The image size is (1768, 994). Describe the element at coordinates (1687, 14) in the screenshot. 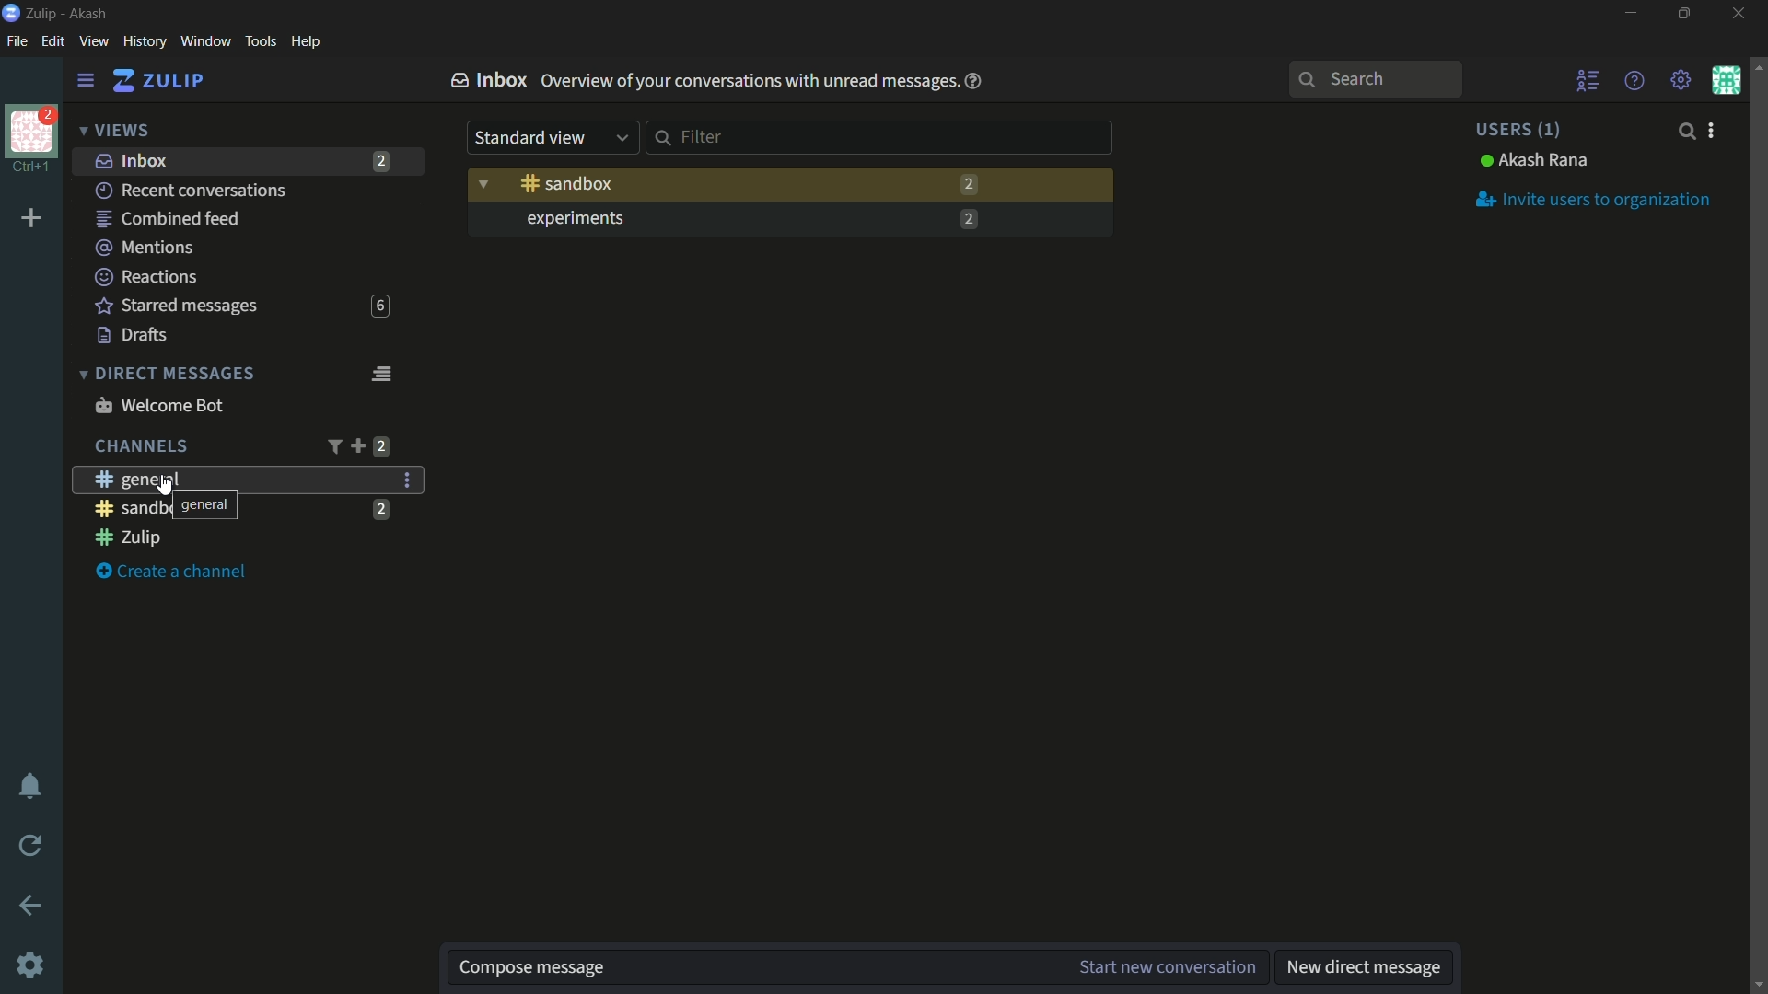

I see `maximize or restore` at that location.